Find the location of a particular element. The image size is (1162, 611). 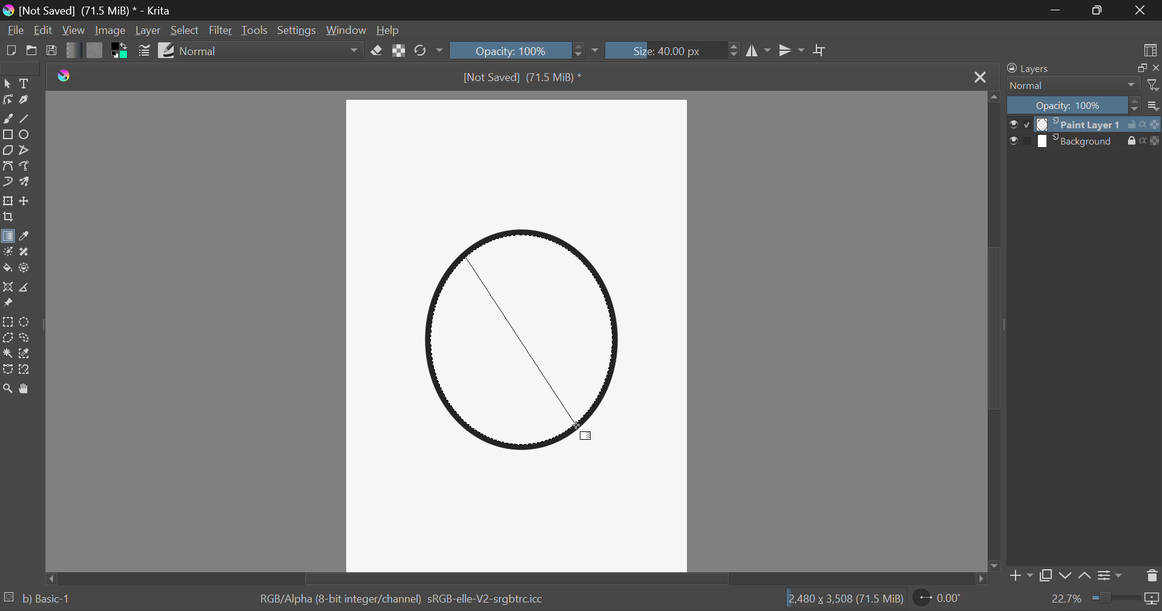

View is located at coordinates (73, 31).